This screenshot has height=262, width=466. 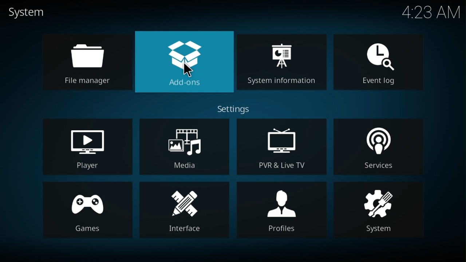 What do you see at coordinates (188, 71) in the screenshot?
I see `cursor` at bounding box center [188, 71].